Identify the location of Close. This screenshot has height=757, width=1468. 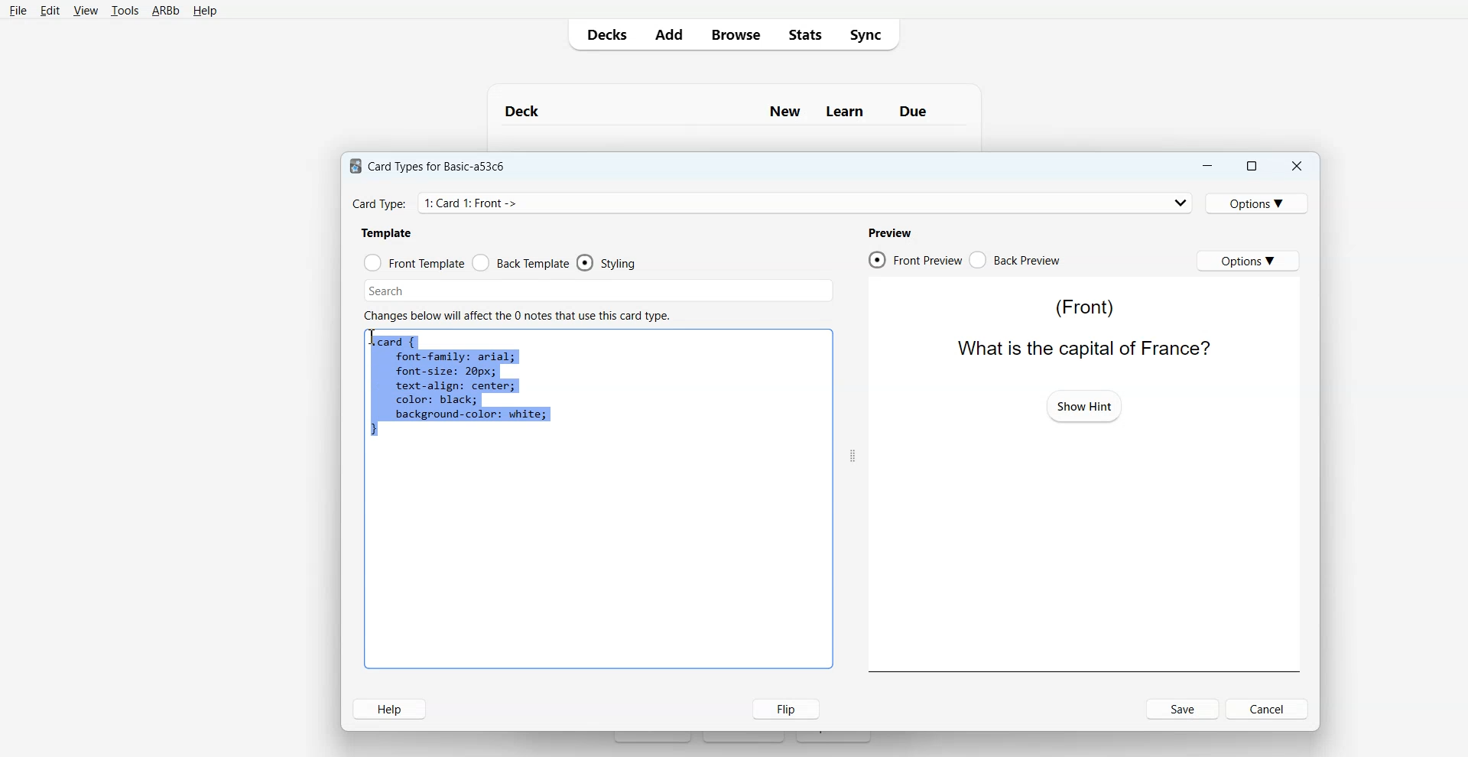
(1296, 167).